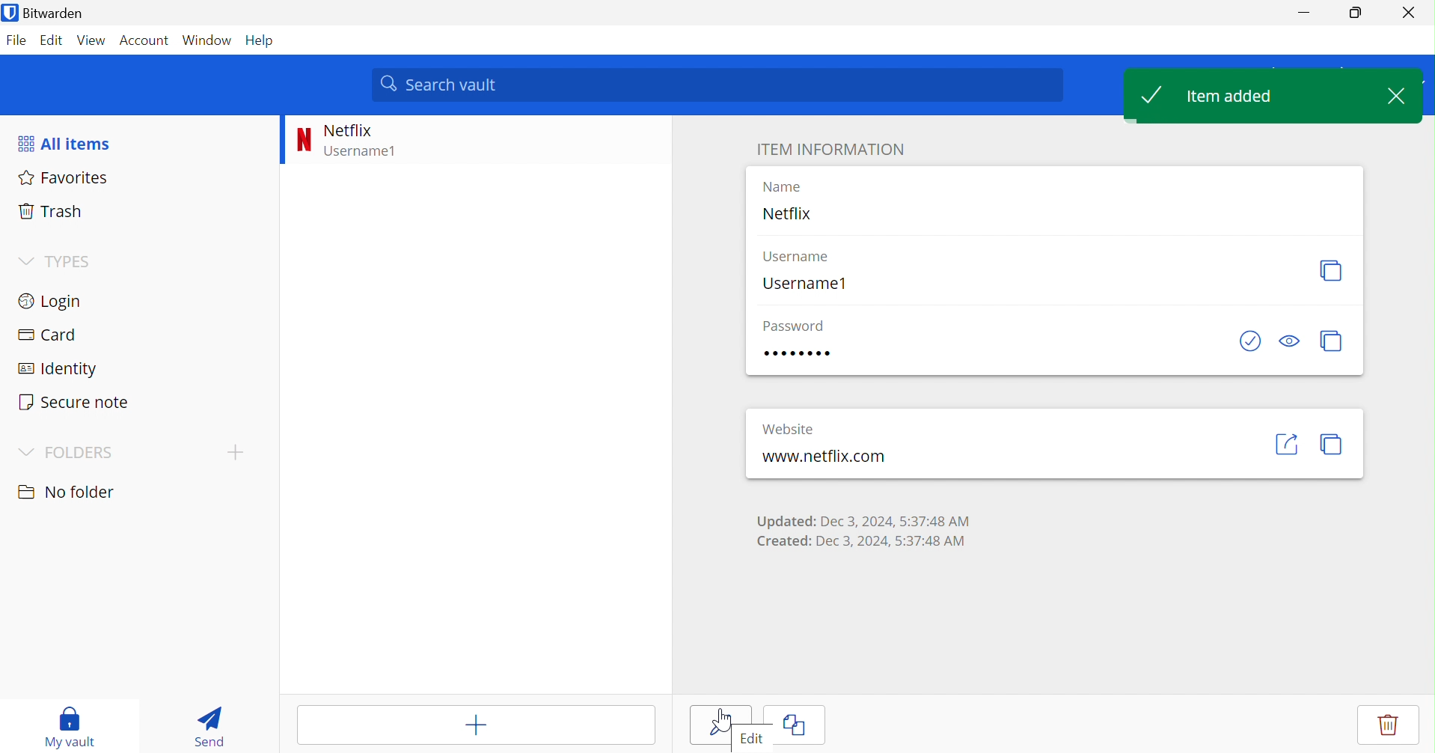 This screenshot has height=753, width=1435. Describe the element at coordinates (1397, 97) in the screenshot. I see `Close` at that location.